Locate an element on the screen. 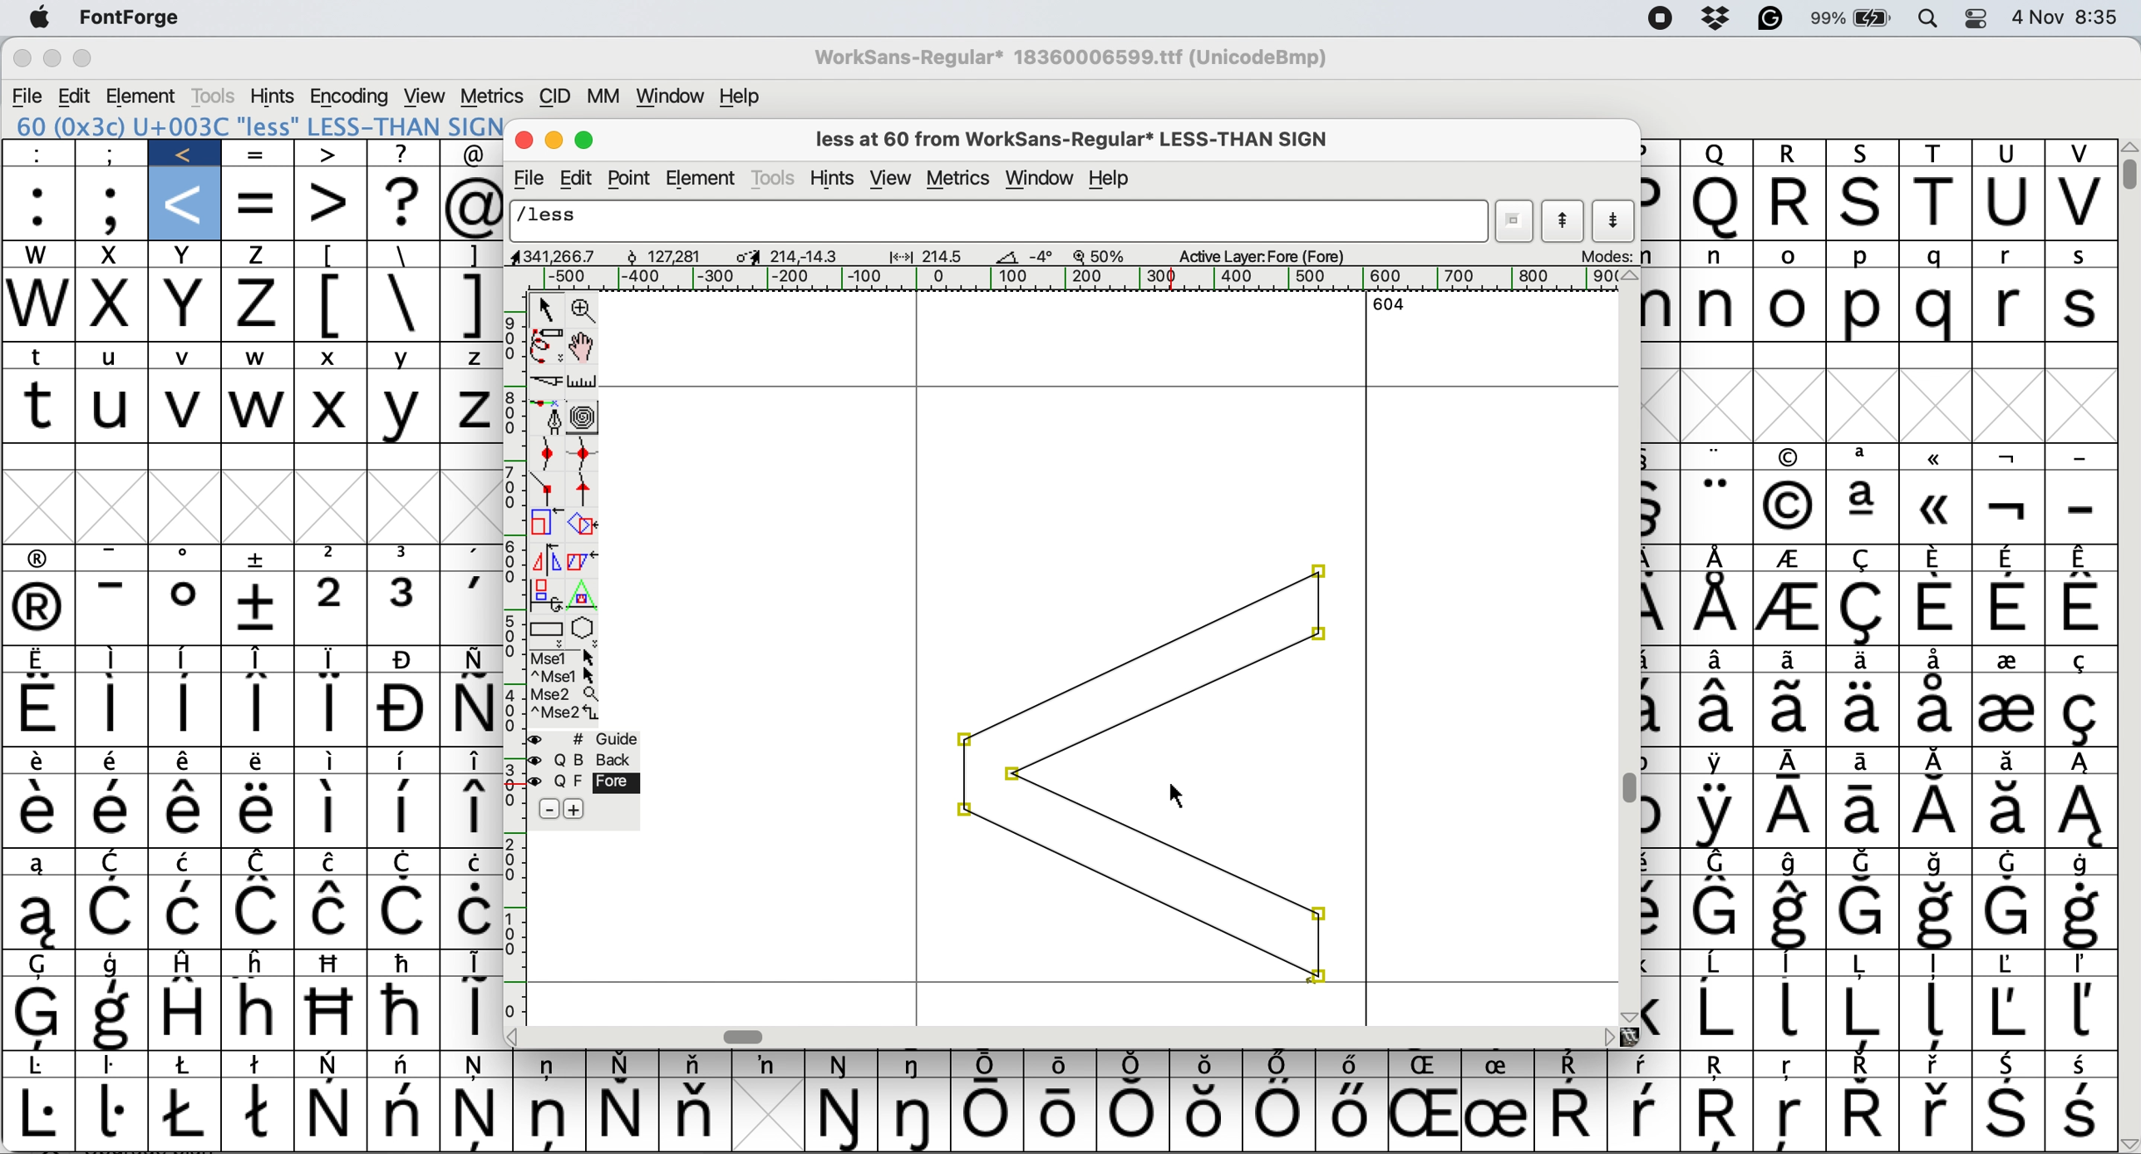 The height and width of the screenshot is (1154, 2141). Symbol is located at coordinates (1795, 455).